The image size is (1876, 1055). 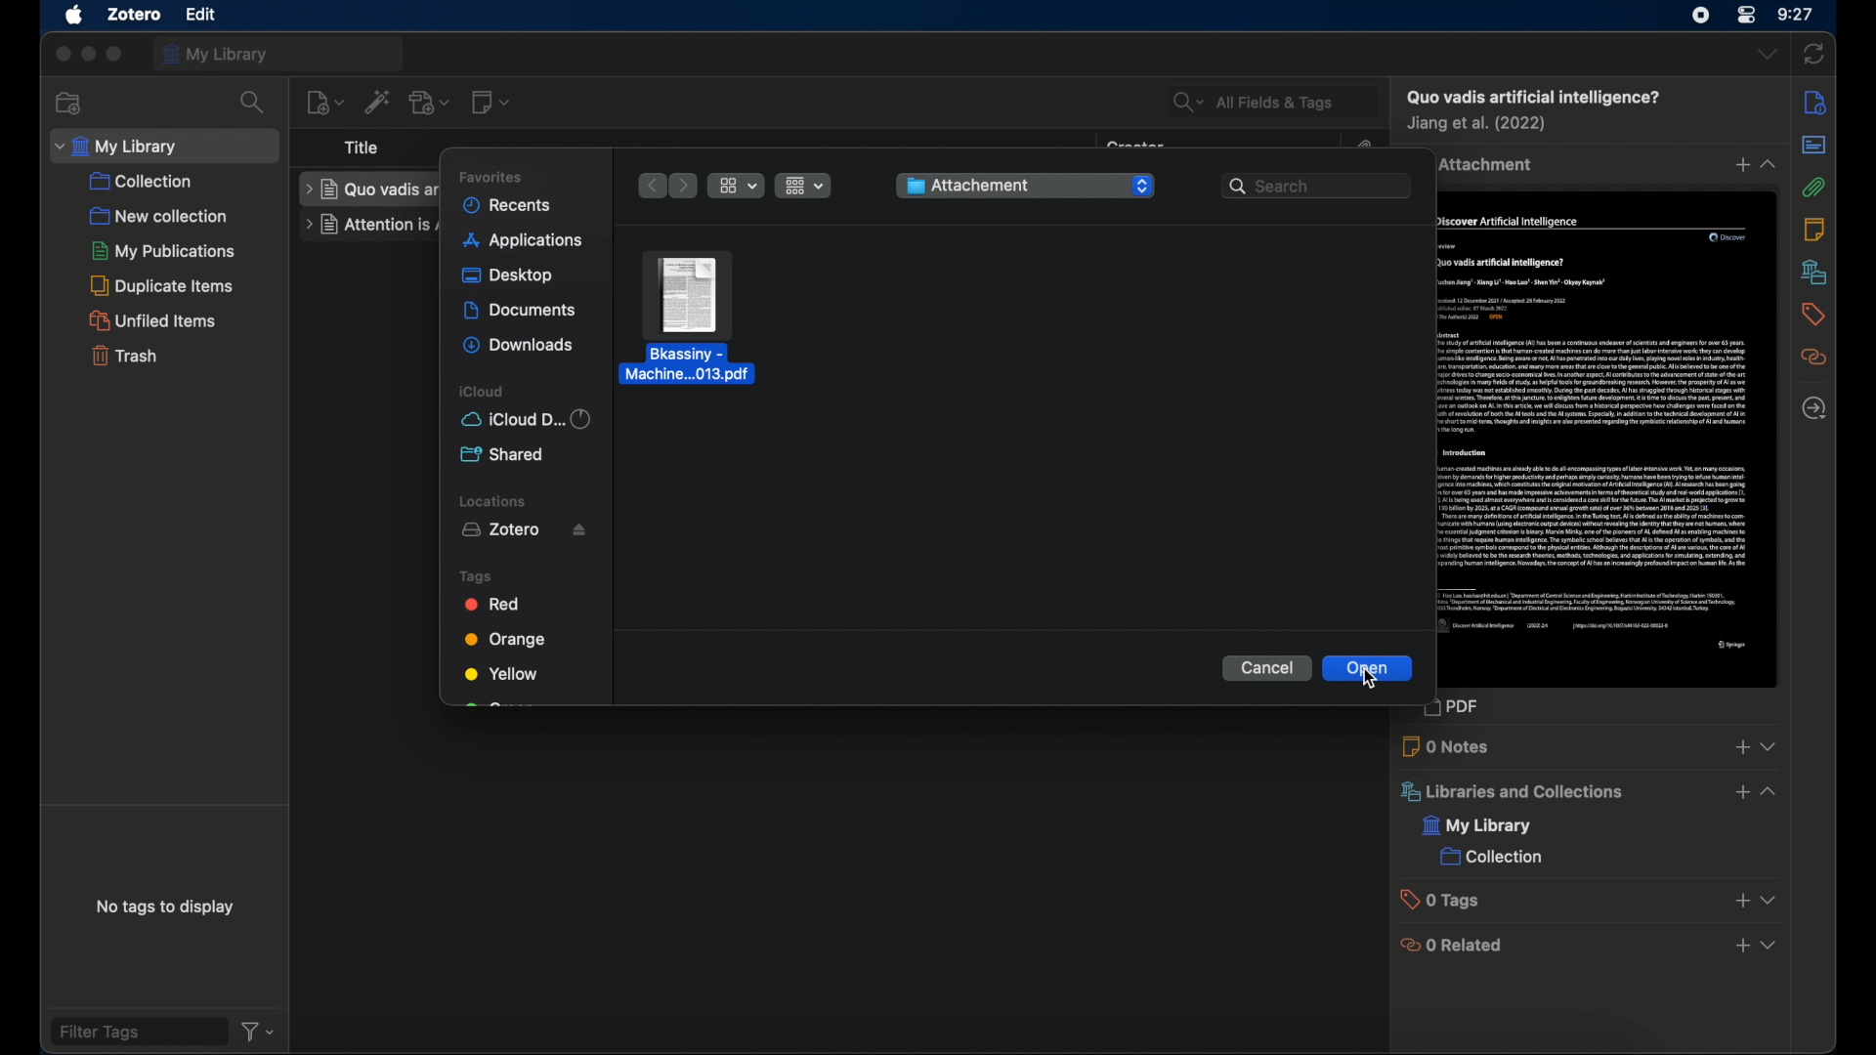 What do you see at coordinates (1812, 188) in the screenshot?
I see `attachments` at bounding box center [1812, 188].